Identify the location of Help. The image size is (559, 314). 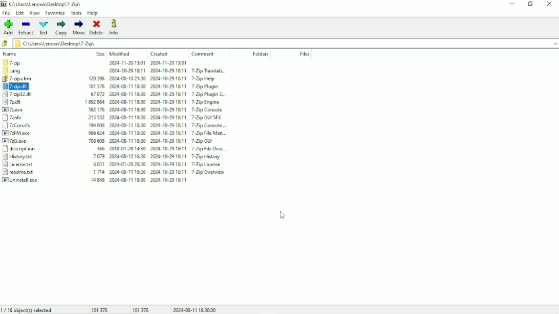
(93, 13).